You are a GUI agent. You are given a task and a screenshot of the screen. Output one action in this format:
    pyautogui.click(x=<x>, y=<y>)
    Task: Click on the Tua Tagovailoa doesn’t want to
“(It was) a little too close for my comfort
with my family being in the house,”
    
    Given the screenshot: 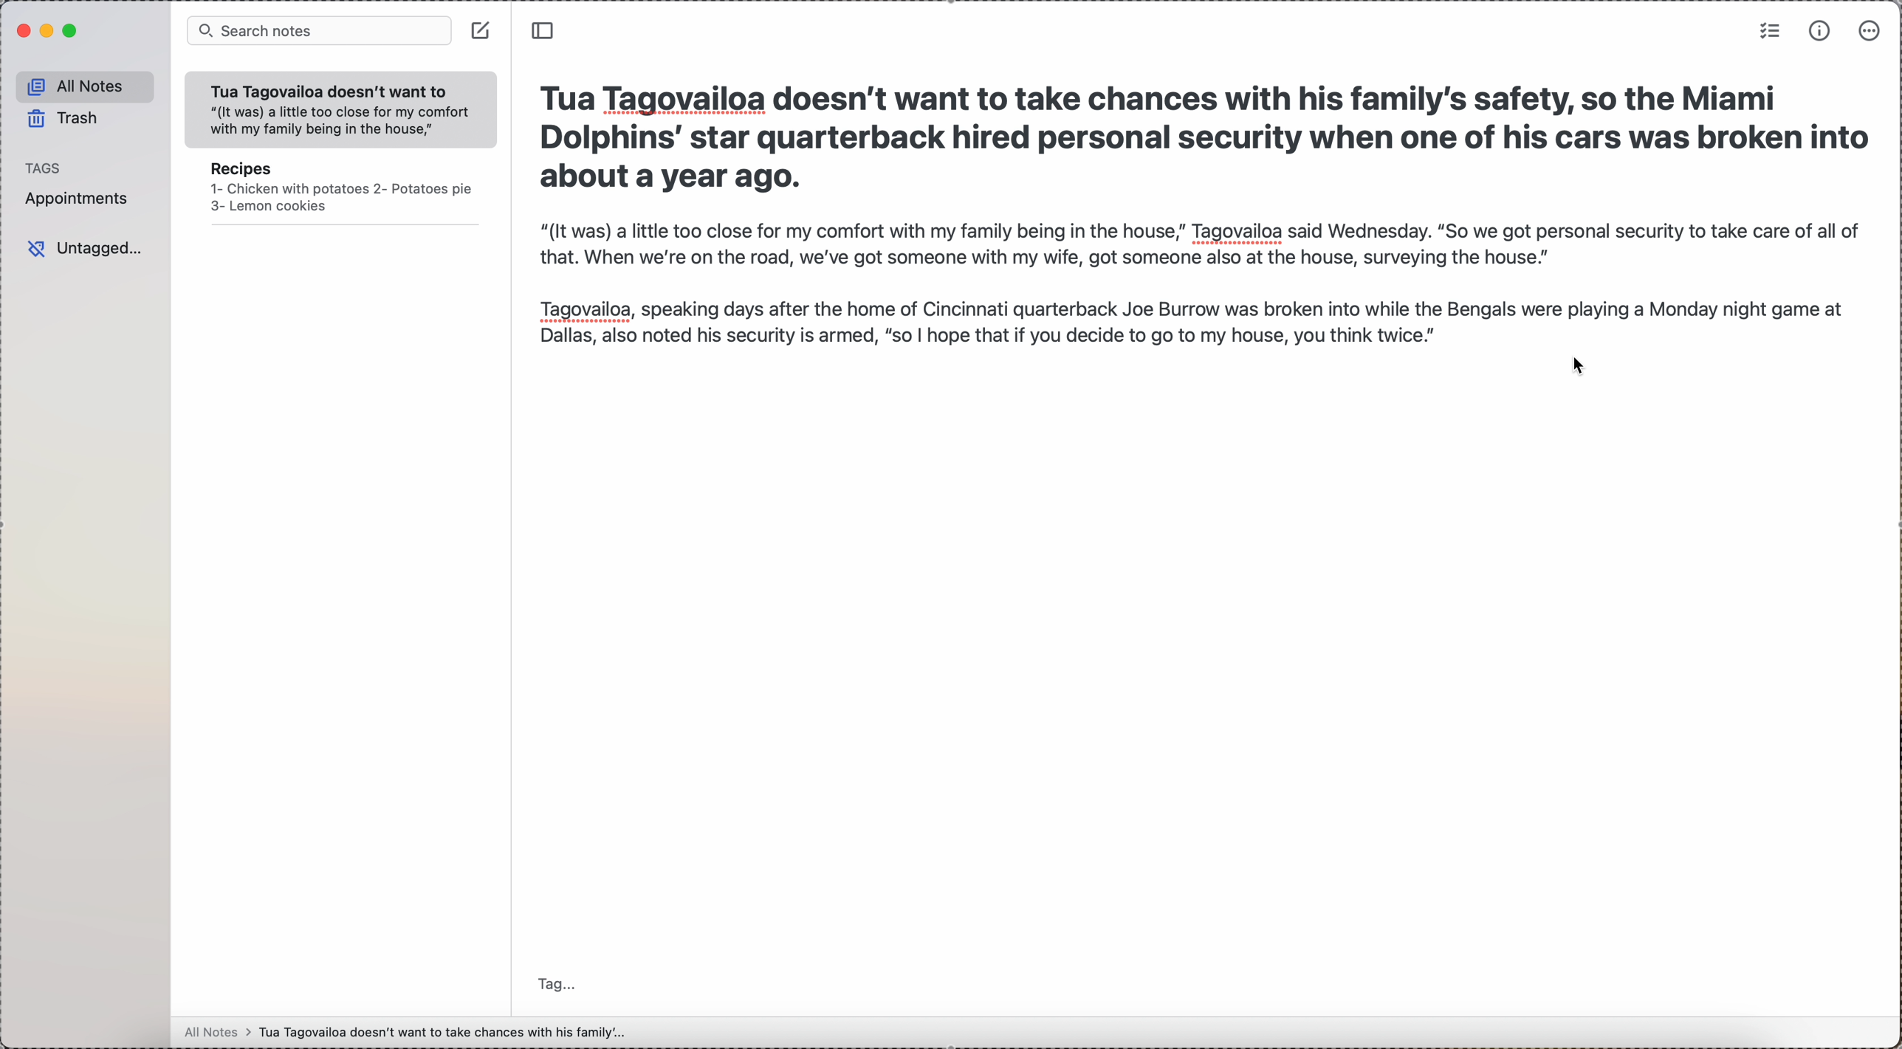 What is the action you would take?
    pyautogui.click(x=334, y=108)
    